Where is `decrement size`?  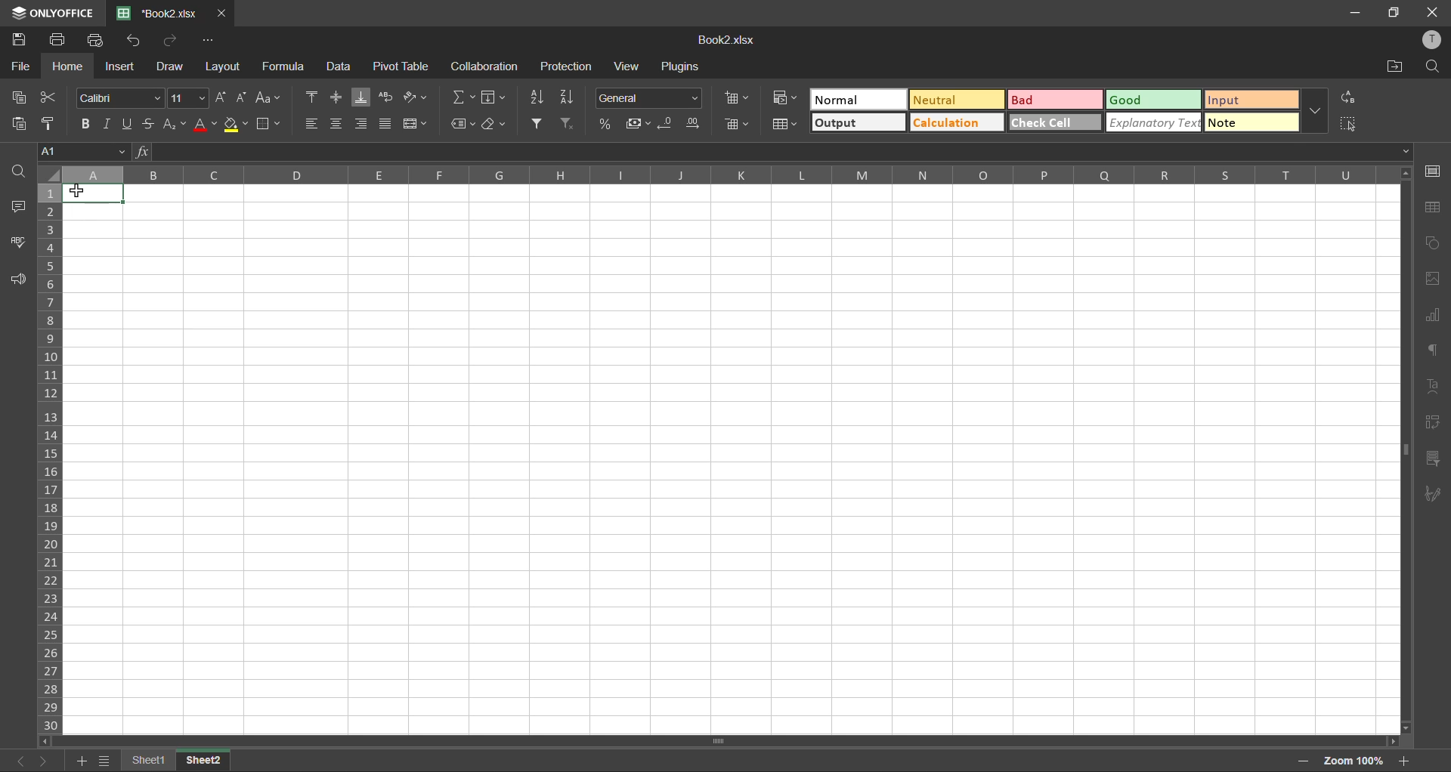
decrement size is located at coordinates (245, 99).